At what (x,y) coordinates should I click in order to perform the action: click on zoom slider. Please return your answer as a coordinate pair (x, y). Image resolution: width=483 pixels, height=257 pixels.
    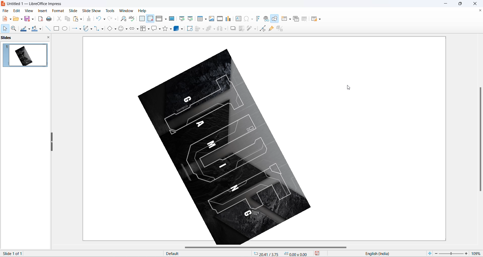
    Looking at the image, I should click on (451, 254).